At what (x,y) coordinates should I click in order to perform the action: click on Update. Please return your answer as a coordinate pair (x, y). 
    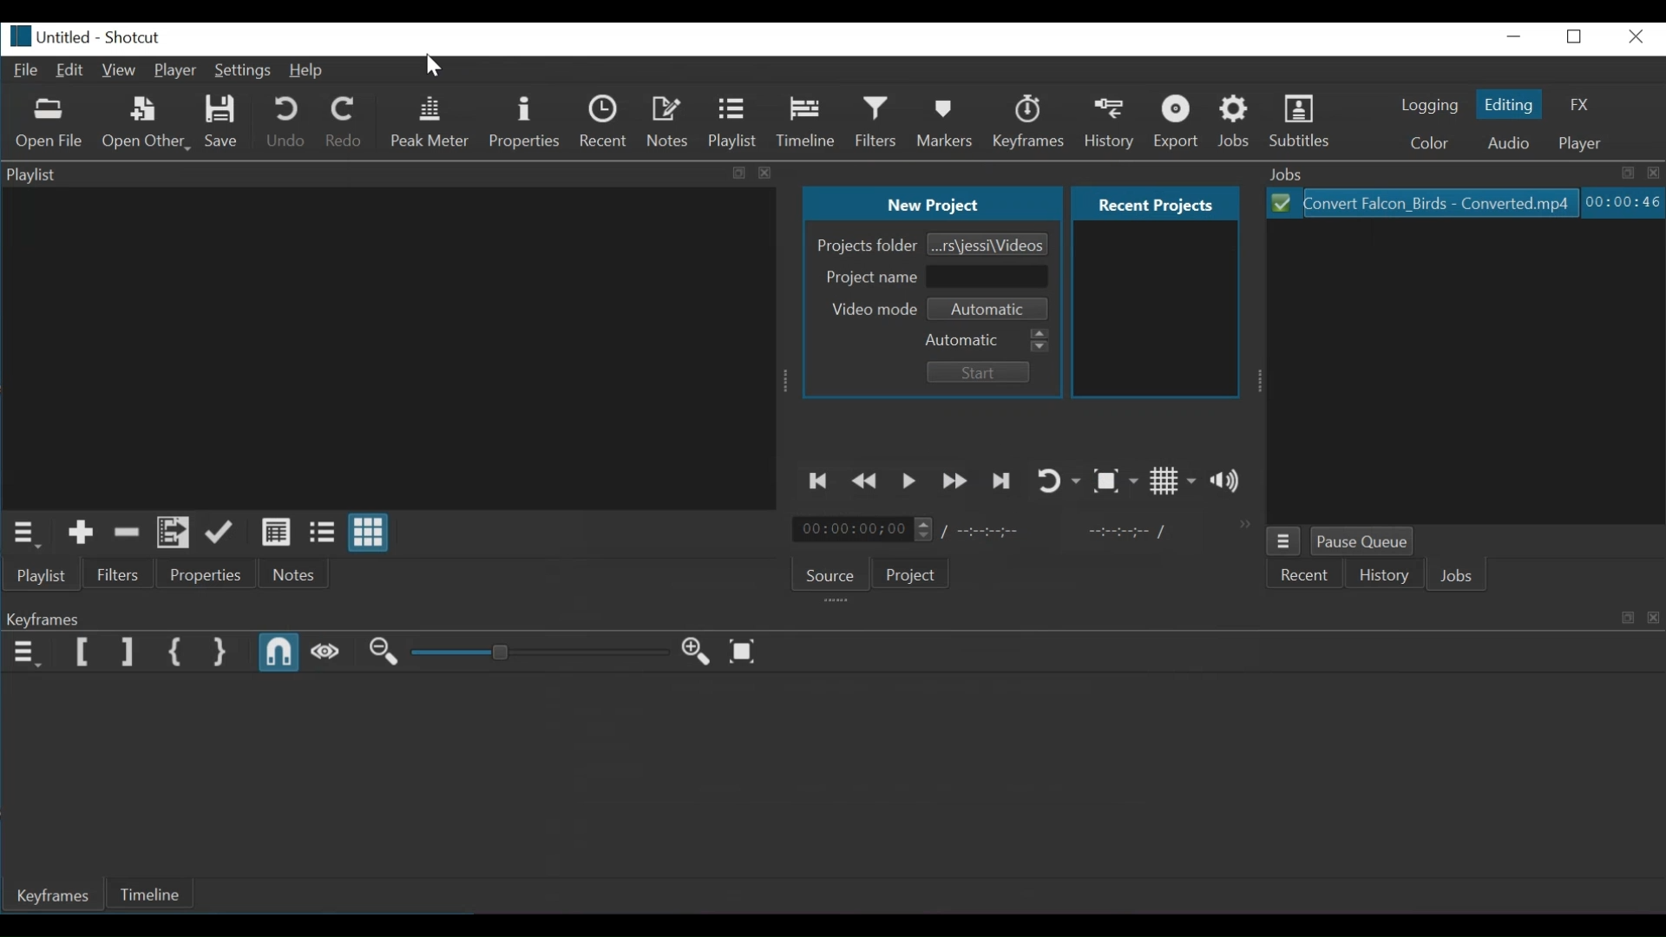
    Looking at the image, I should click on (220, 534).